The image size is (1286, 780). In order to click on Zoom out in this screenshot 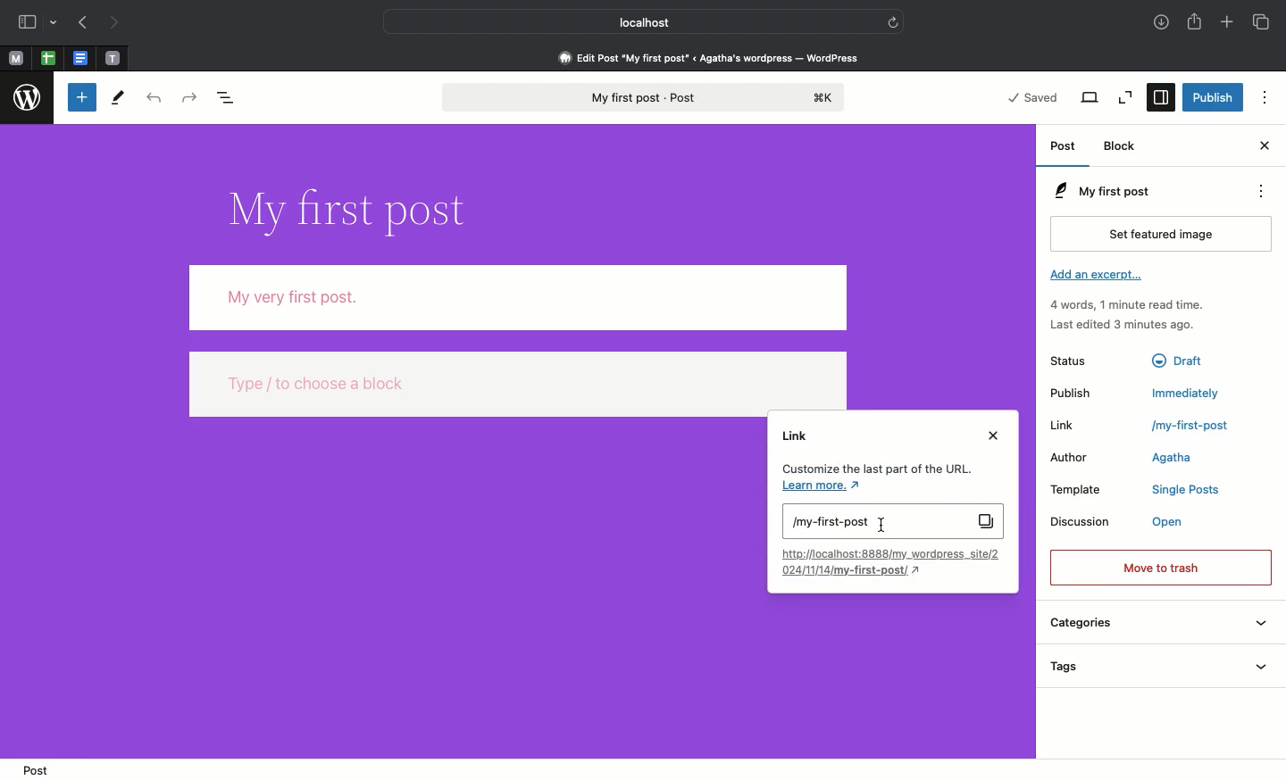, I will do `click(1127, 99)`.